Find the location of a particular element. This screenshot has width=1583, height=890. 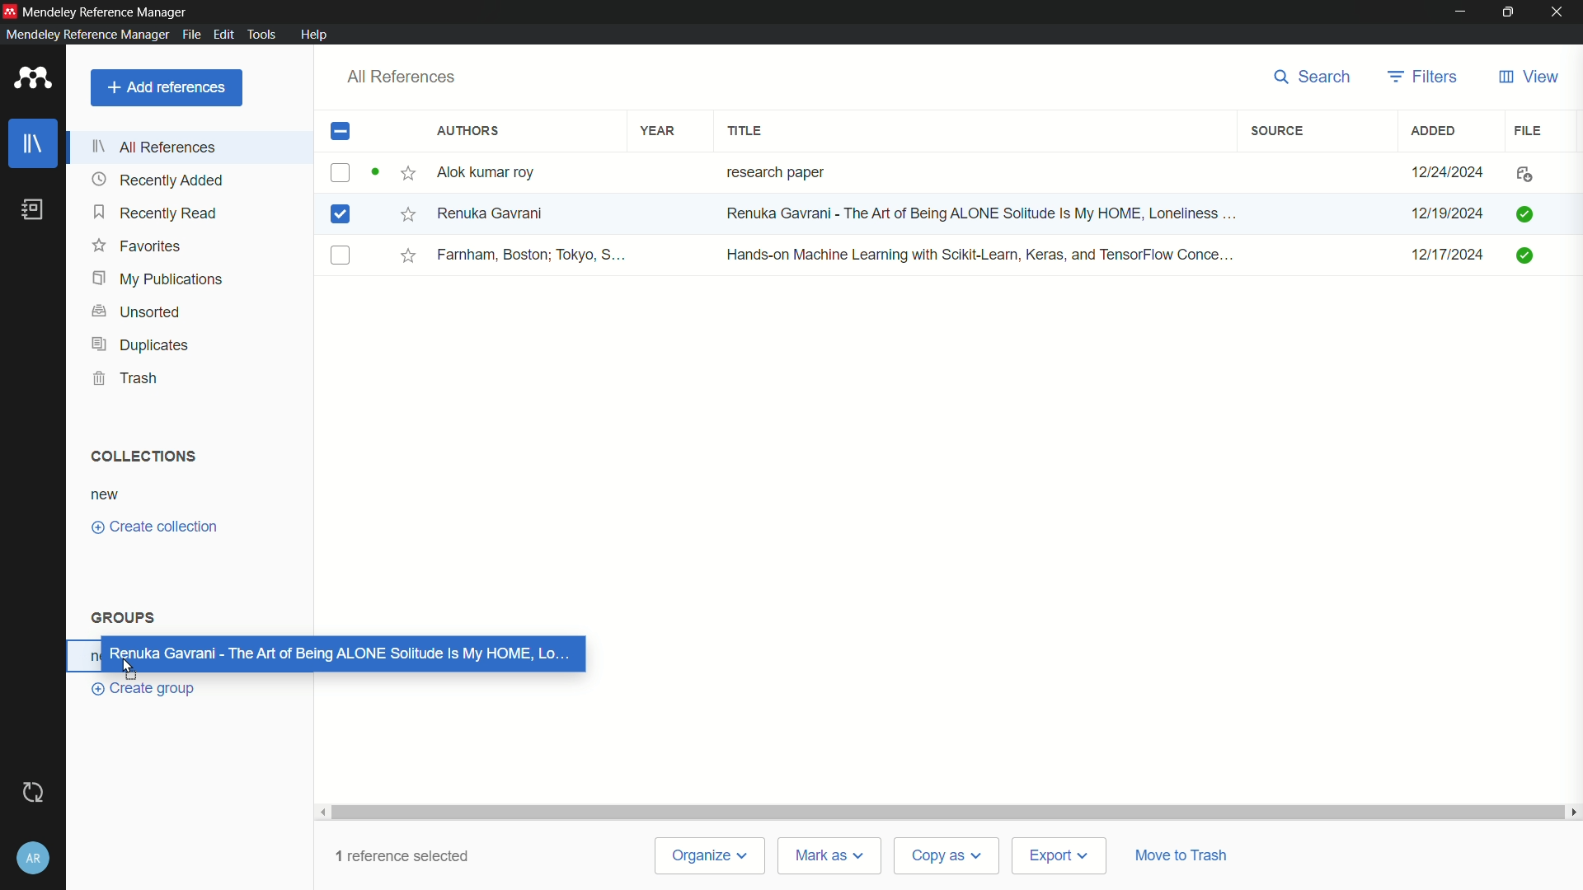

sync is located at coordinates (31, 793).